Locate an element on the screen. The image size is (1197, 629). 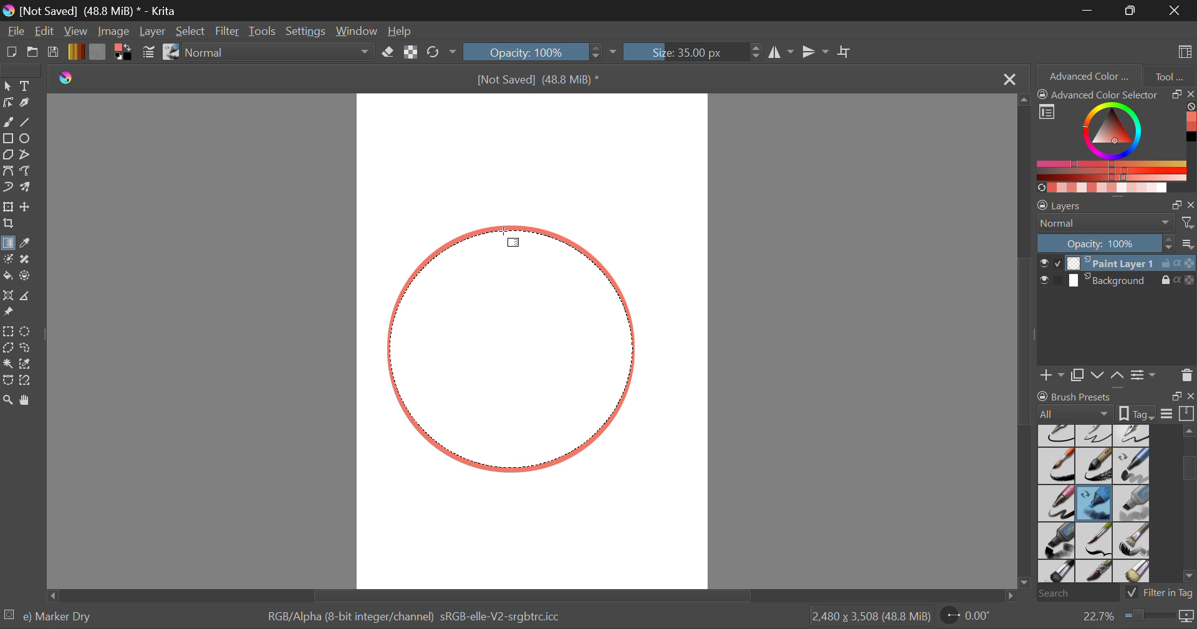
Minimize is located at coordinates (1133, 11).